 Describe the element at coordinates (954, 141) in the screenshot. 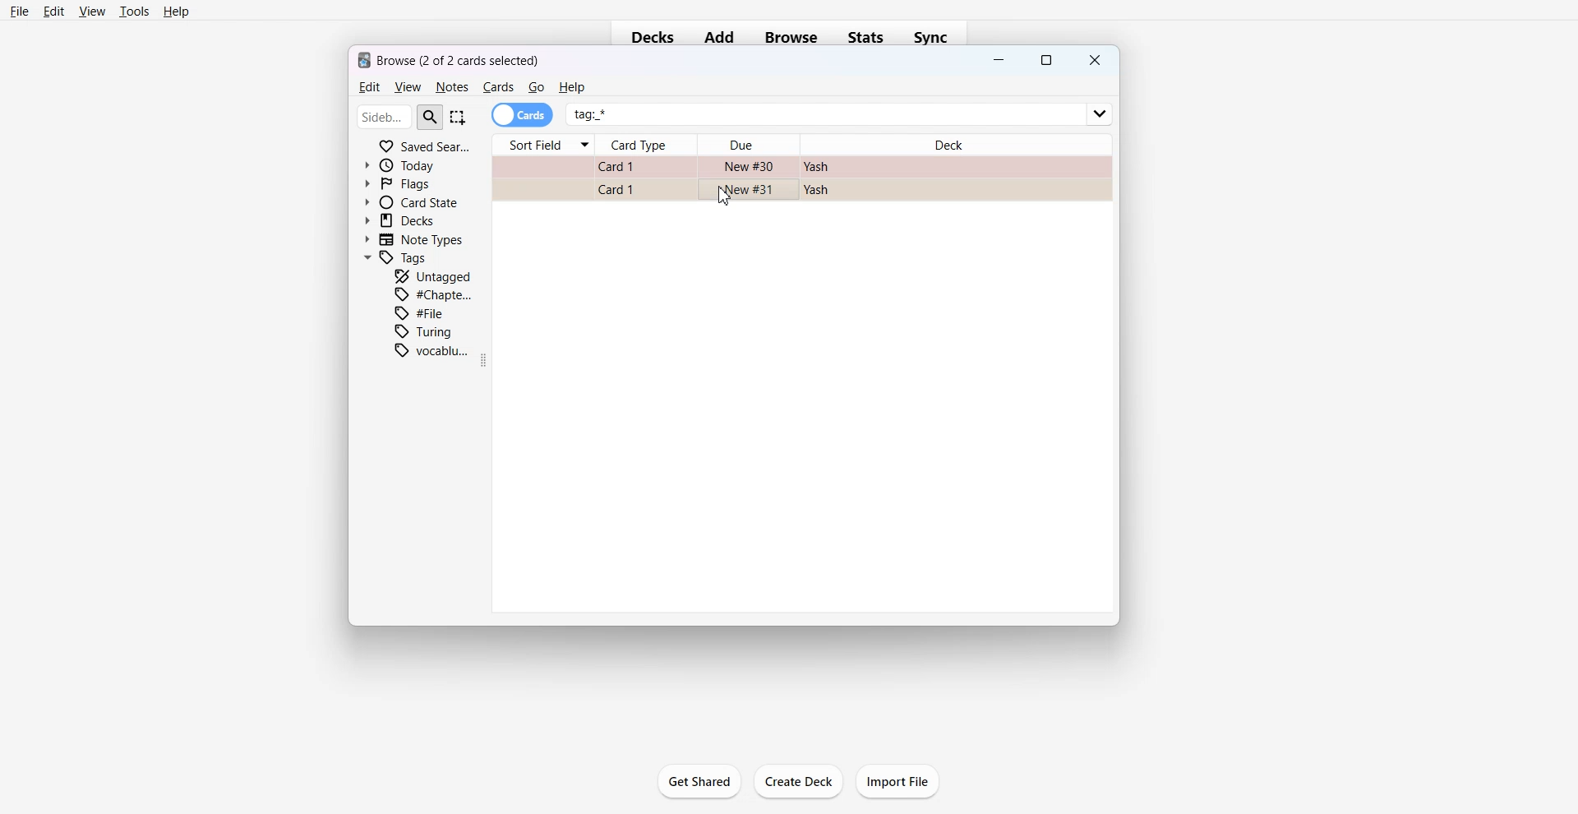

I see `Deck` at that location.